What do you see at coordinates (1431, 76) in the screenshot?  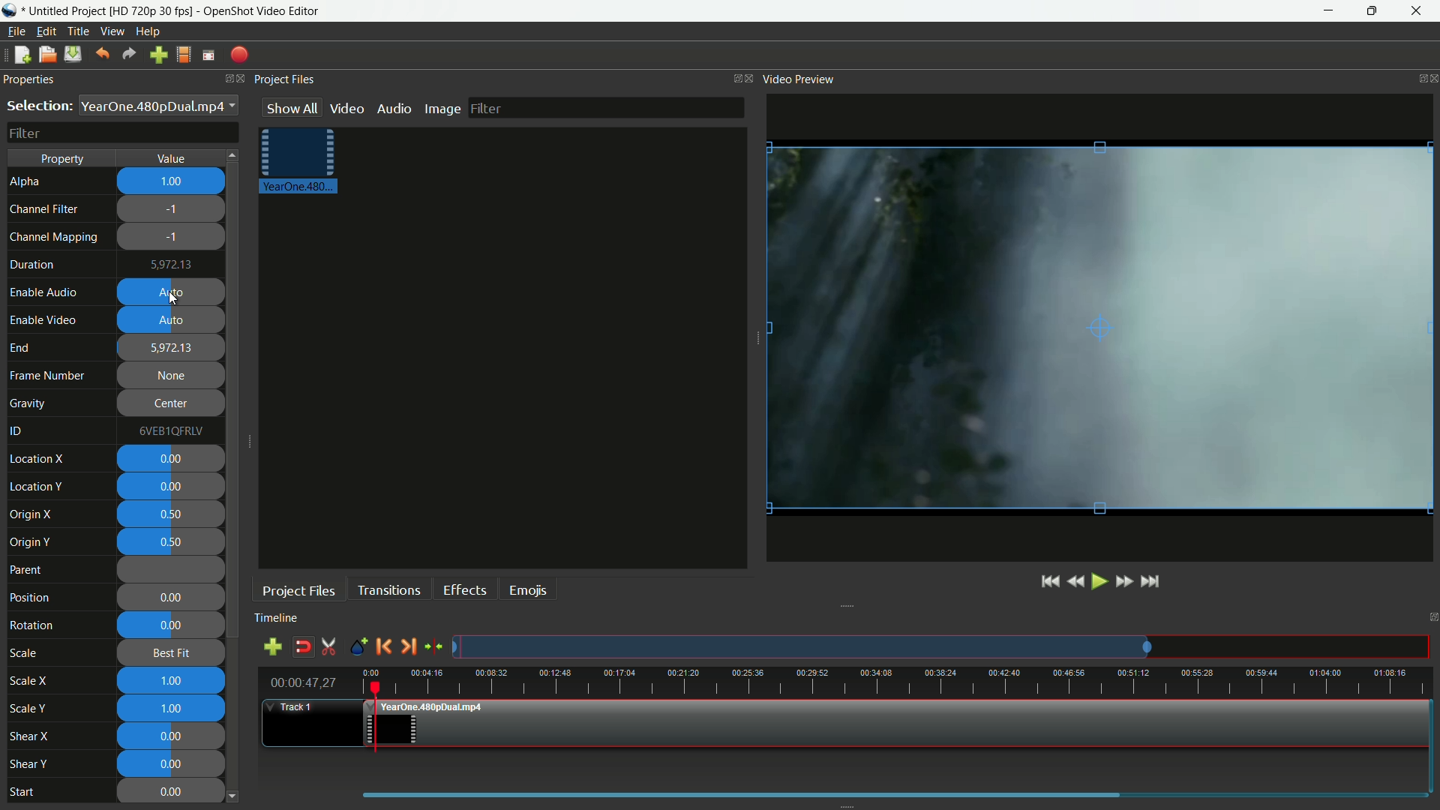 I see `close video preview` at bounding box center [1431, 76].